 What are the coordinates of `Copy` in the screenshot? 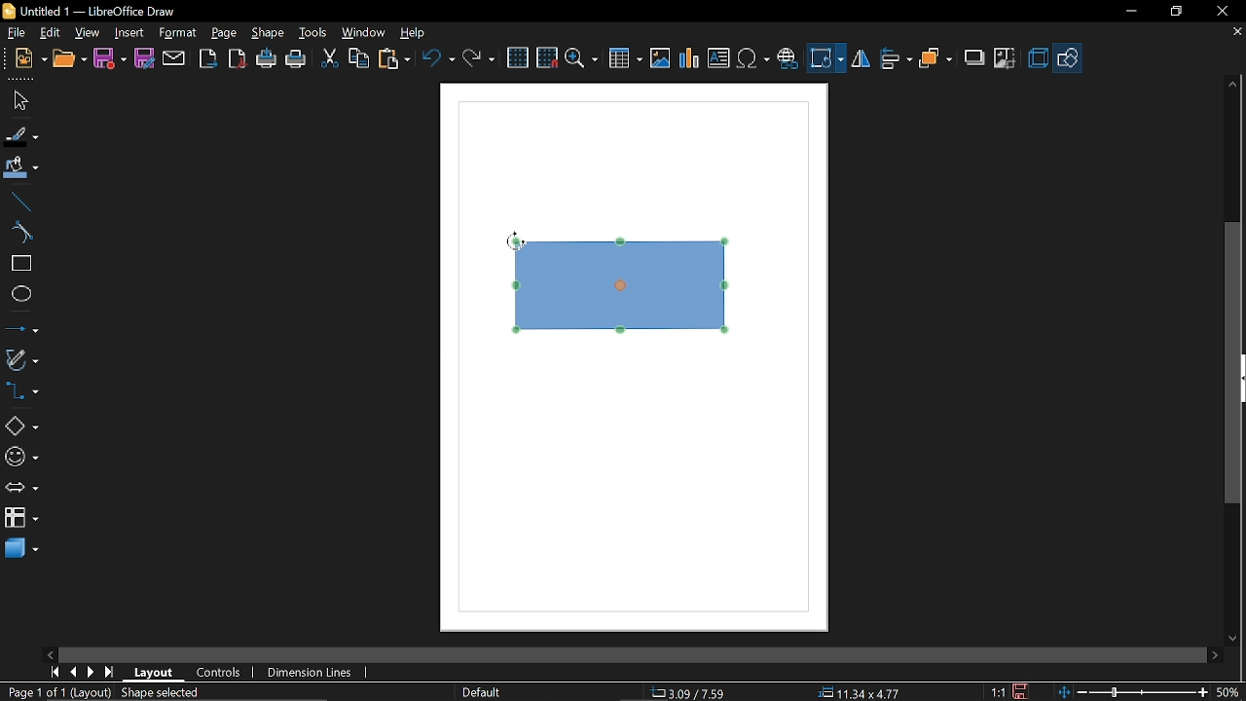 It's located at (358, 57).